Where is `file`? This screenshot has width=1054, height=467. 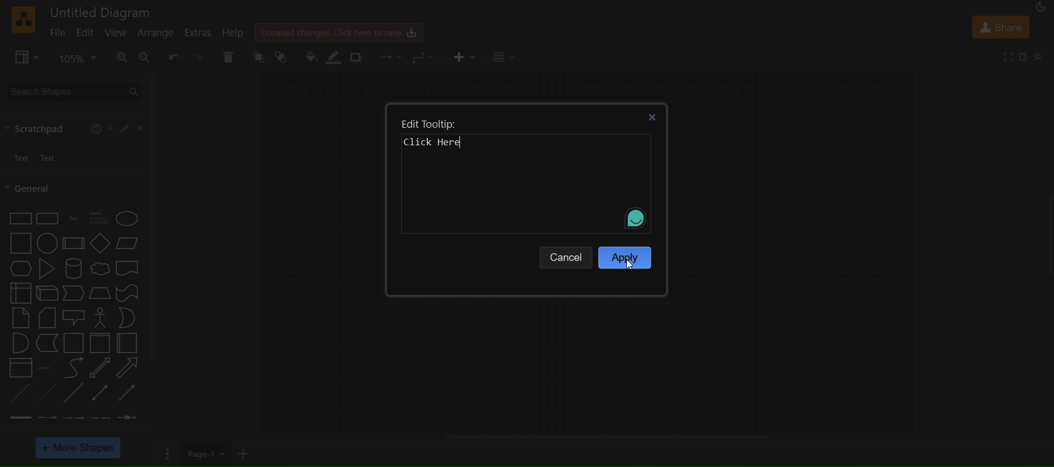 file is located at coordinates (57, 32).